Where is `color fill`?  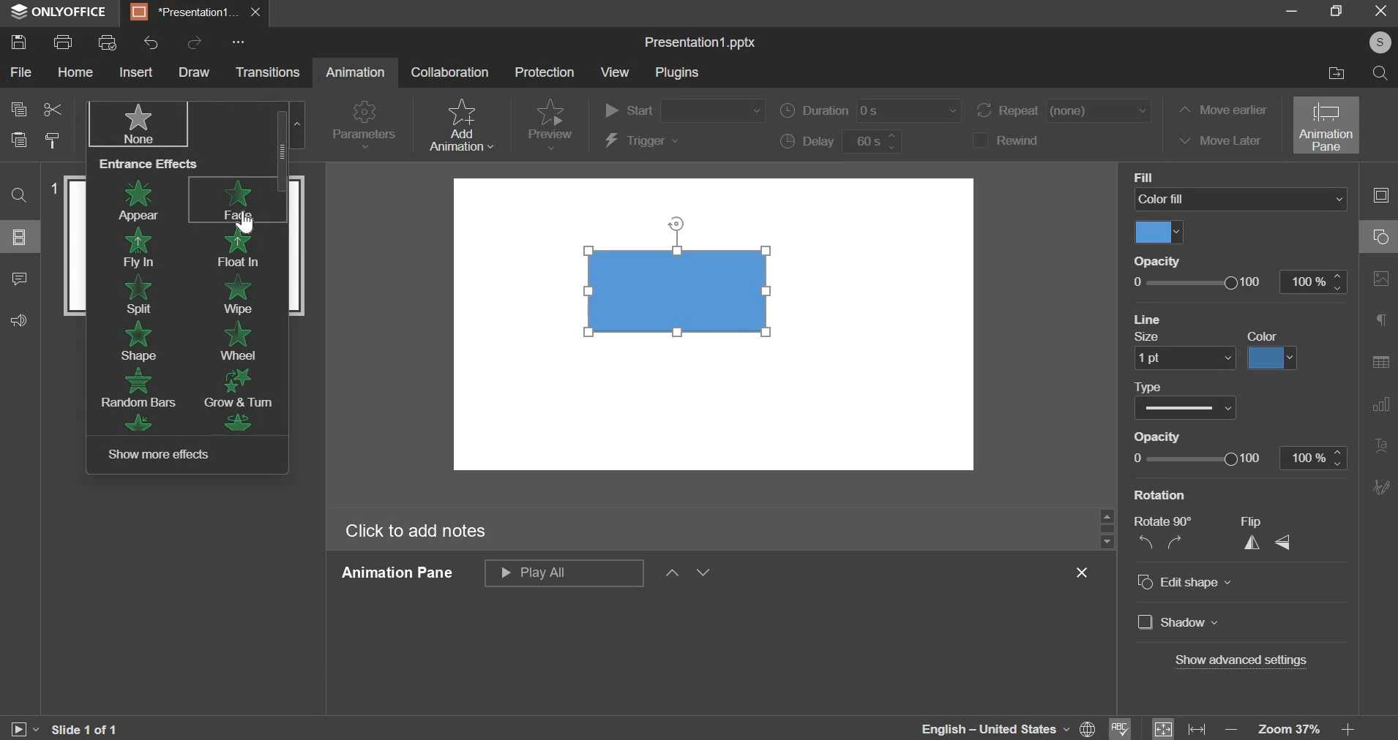 color fill is located at coordinates (1158, 231).